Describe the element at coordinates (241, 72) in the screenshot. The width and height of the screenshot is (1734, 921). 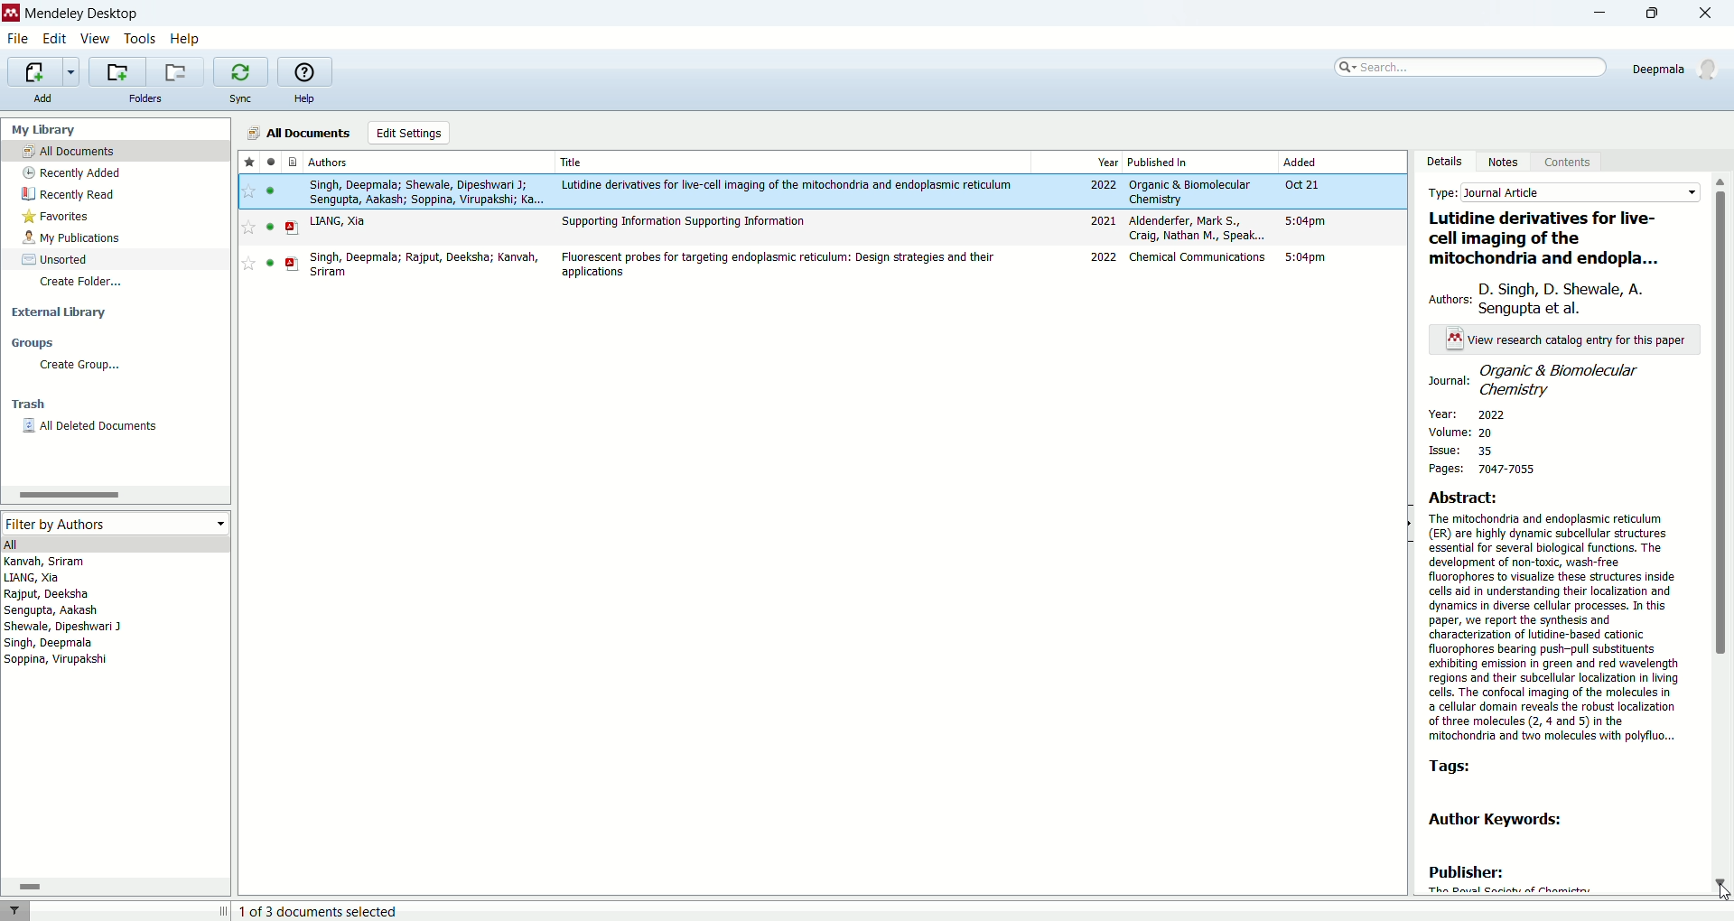
I see `synchronize the library with mendeley web` at that location.